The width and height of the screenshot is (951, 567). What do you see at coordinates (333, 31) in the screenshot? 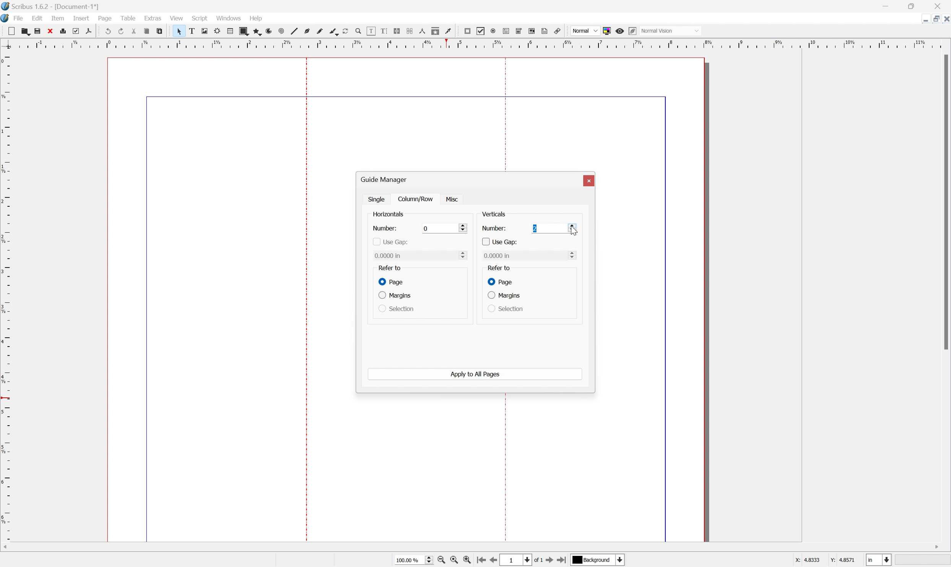
I see `calligraphic line` at bounding box center [333, 31].